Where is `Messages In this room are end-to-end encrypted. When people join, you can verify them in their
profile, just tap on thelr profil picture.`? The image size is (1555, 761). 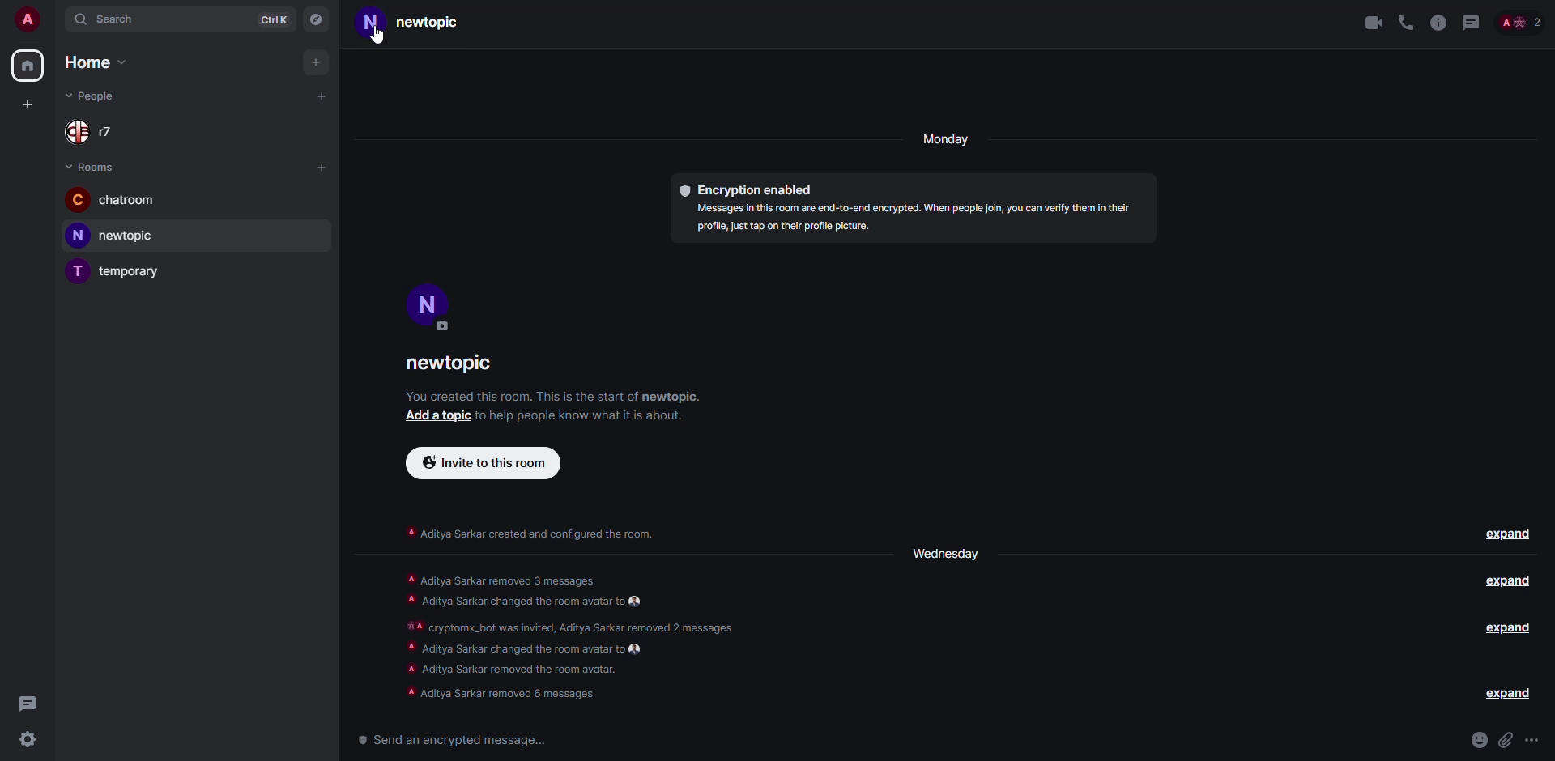
Messages In this room are end-to-end encrypted. When people join, you can verify them in their
profile, just tap on thelr profil picture. is located at coordinates (909, 219).